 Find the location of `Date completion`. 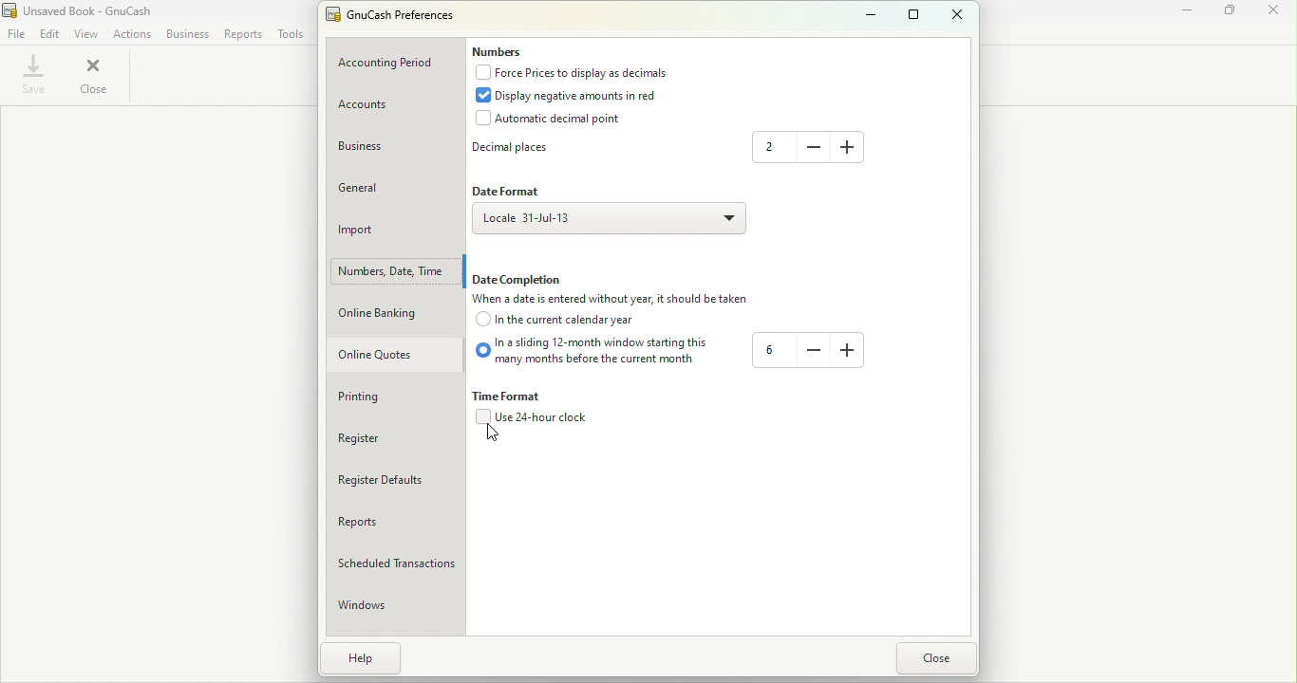

Date completion is located at coordinates (517, 279).